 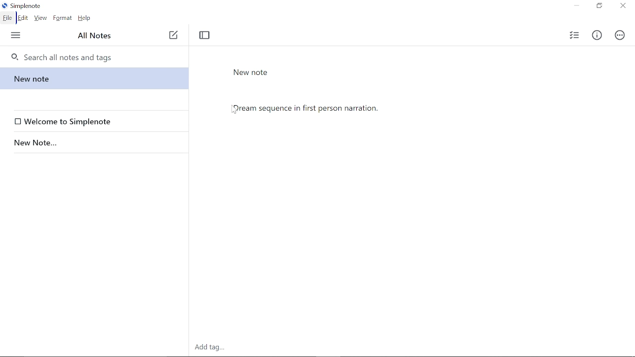 I want to click on Toggle focus mode, so click(x=205, y=37).